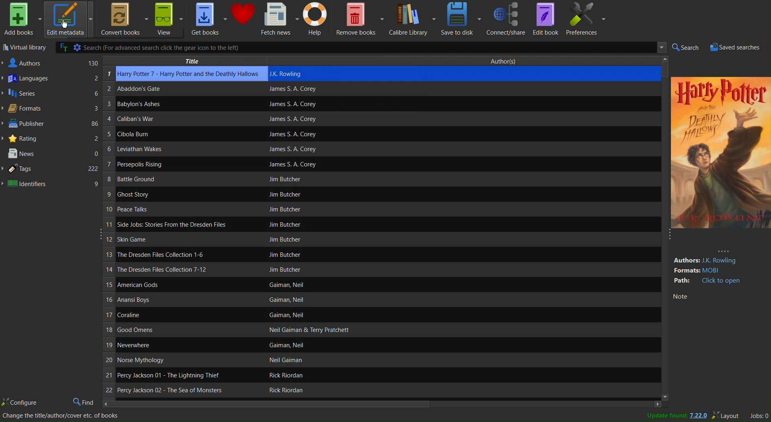 This screenshot has height=422, width=771. Describe the element at coordinates (178, 316) in the screenshot. I see `Book name` at that location.